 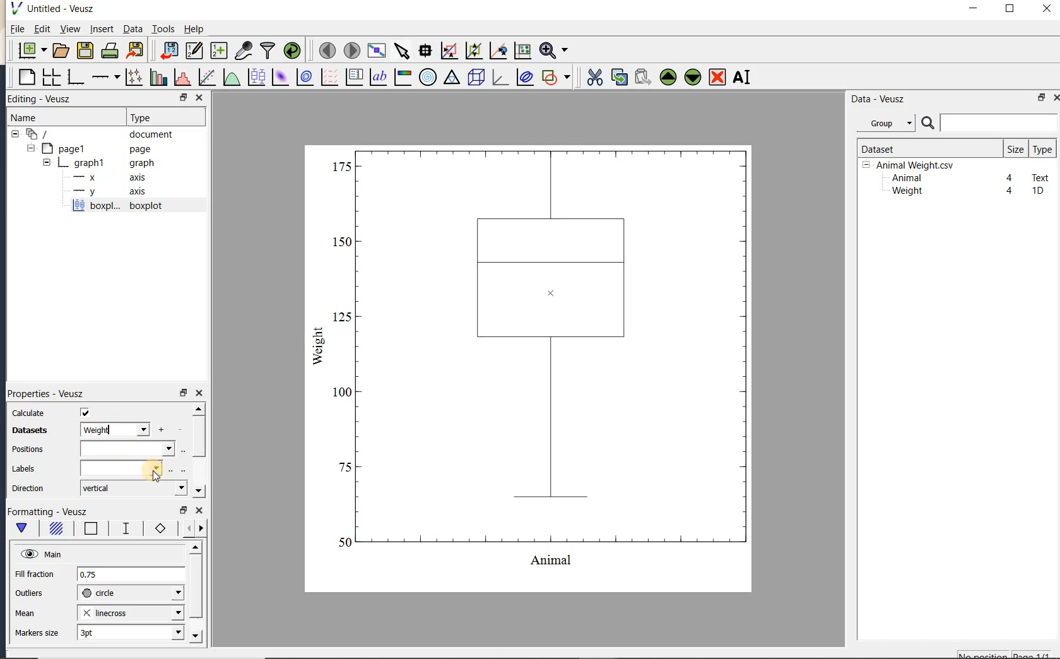 What do you see at coordinates (106, 177) in the screenshot?
I see `axis` at bounding box center [106, 177].